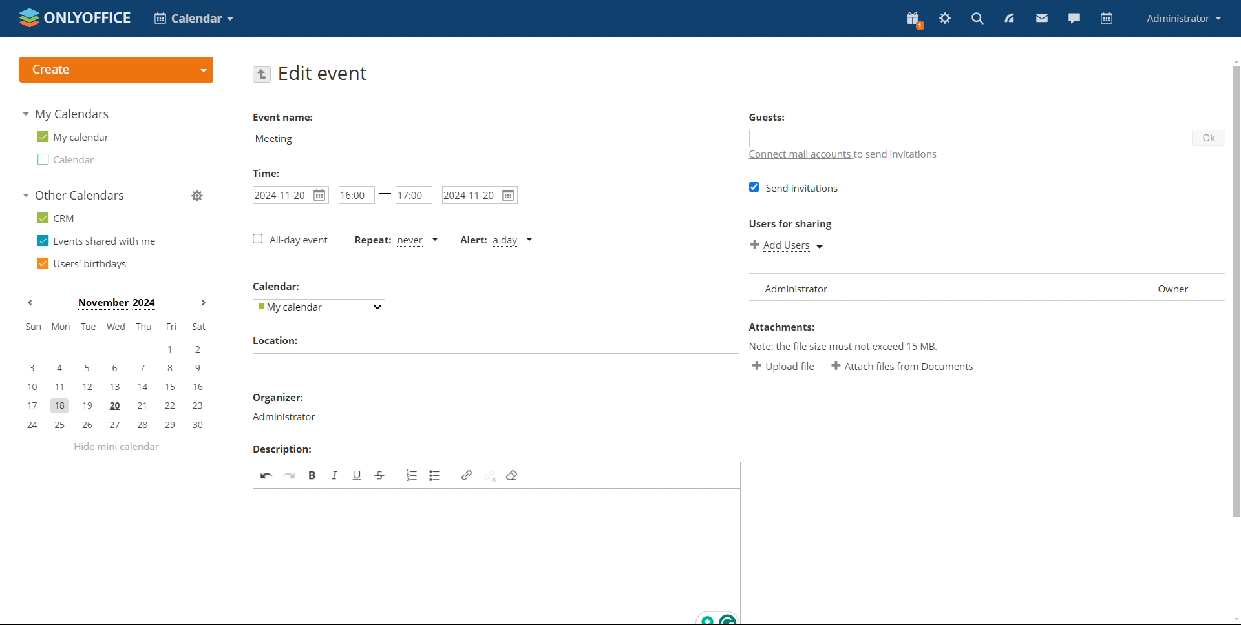  What do you see at coordinates (1012, 17) in the screenshot?
I see `feed` at bounding box center [1012, 17].